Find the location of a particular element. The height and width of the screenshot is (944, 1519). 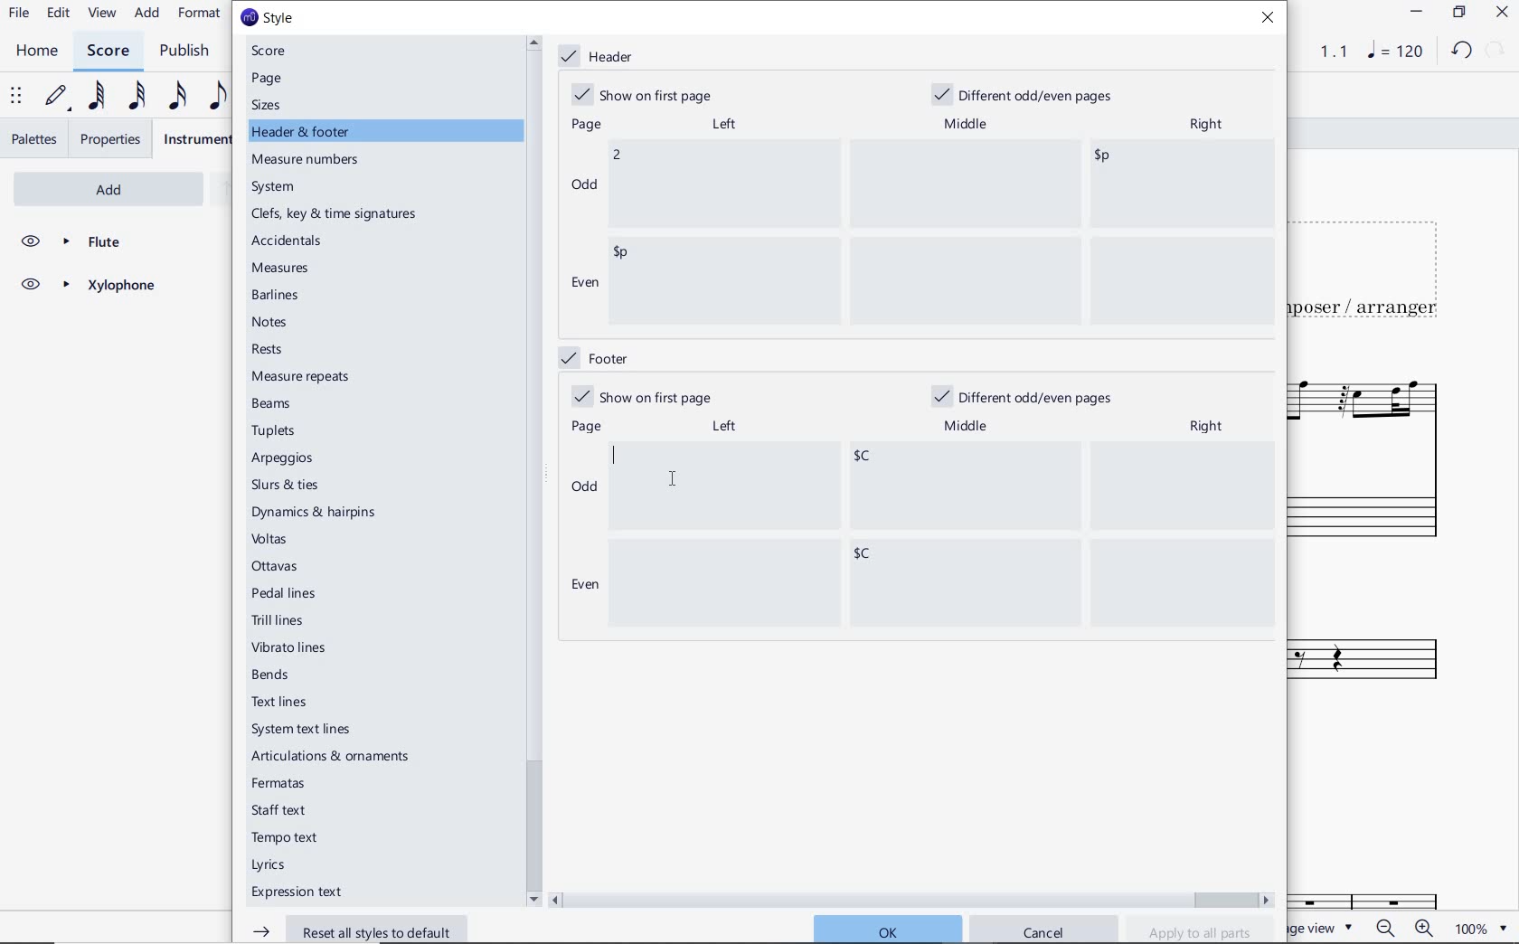

cursor is located at coordinates (668, 478).